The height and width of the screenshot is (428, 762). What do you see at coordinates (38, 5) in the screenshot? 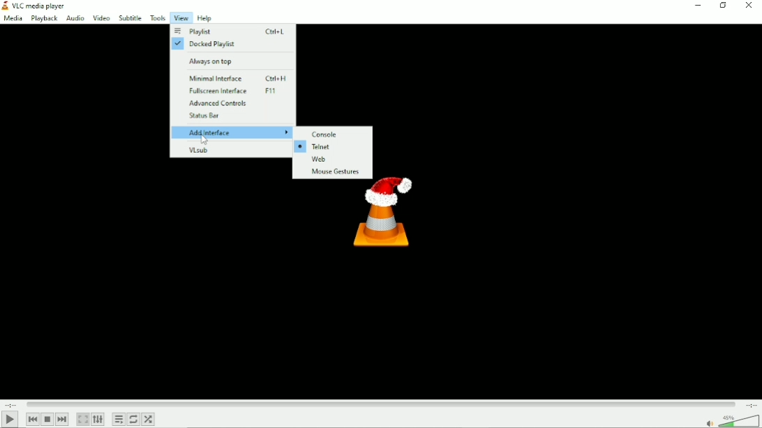
I see `VLC media player` at bounding box center [38, 5].